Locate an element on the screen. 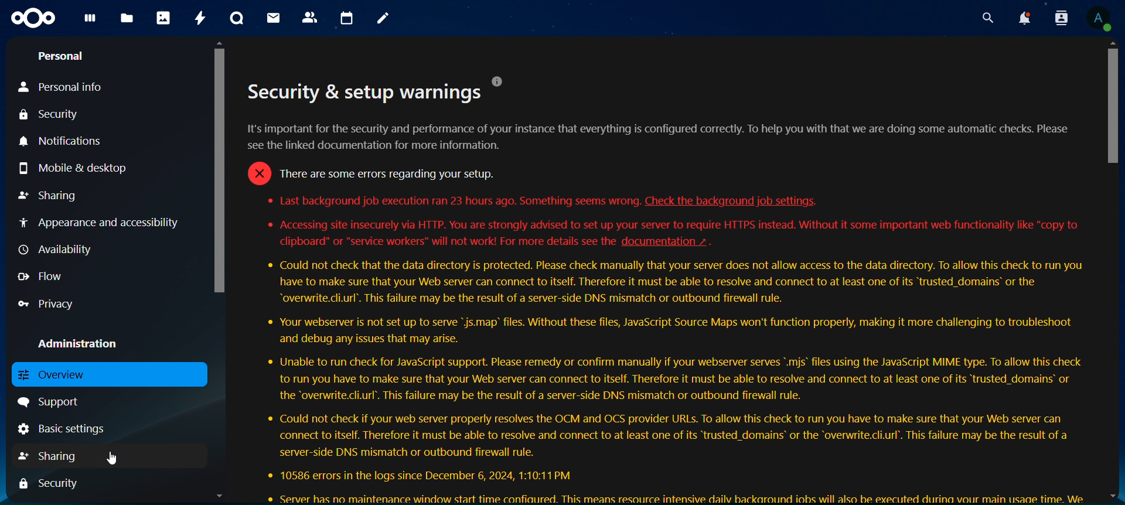 This screenshot has width=1125, height=505. calendar is located at coordinates (347, 18).